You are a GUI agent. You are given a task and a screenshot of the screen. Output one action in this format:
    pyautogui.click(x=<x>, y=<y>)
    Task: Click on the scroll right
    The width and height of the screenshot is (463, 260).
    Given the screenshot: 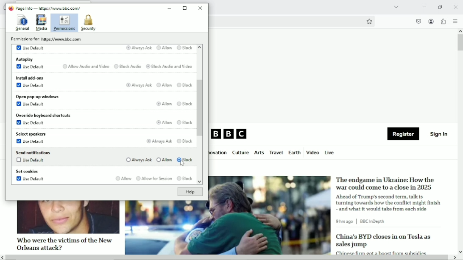 What is the action you would take?
    pyautogui.click(x=454, y=257)
    